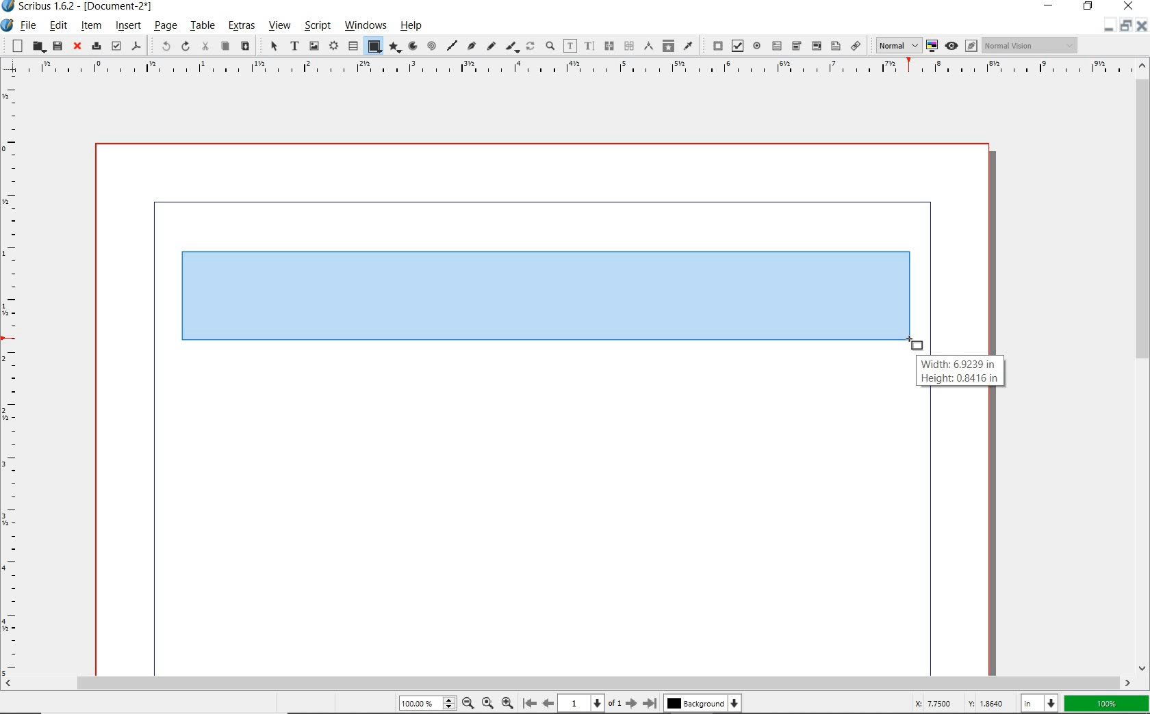 The width and height of the screenshot is (1150, 714). Describe the element at coordinates (162, 47) in the screenshot. I see `undo` at that location.